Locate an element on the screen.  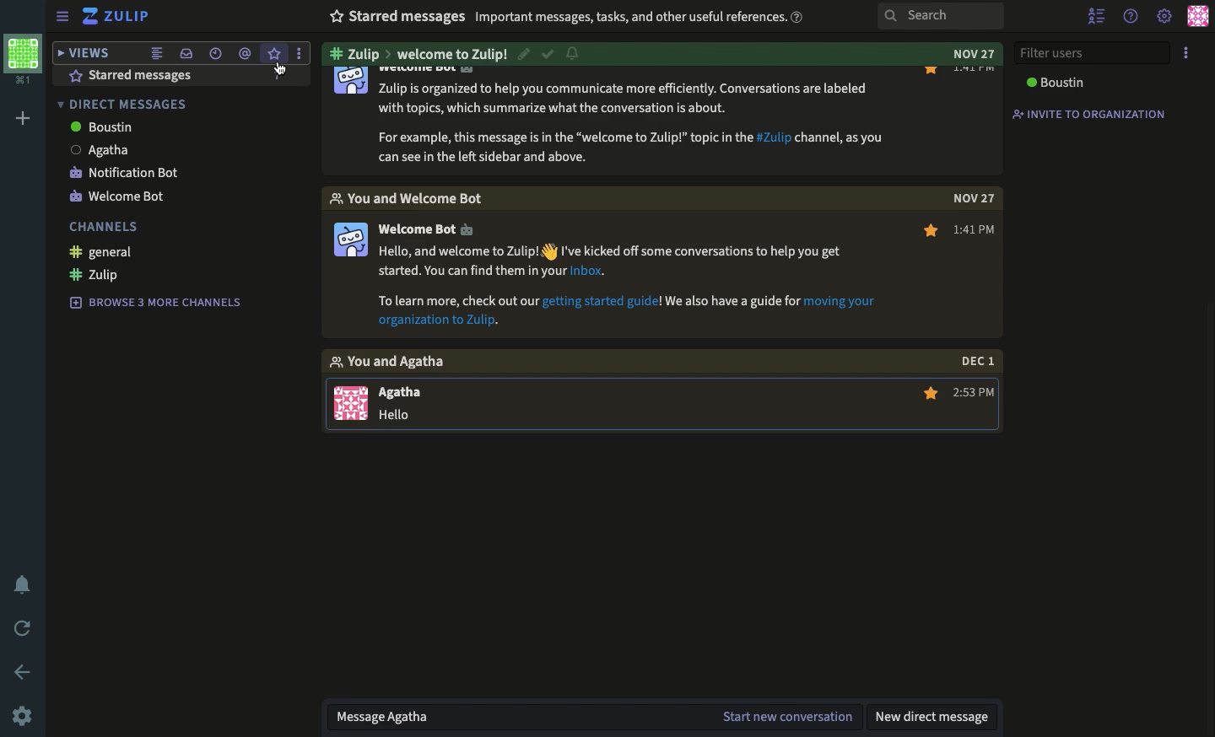
Yr Starred messages Important messages, tasks, and other useful references. is located at coordinates (564, 16).